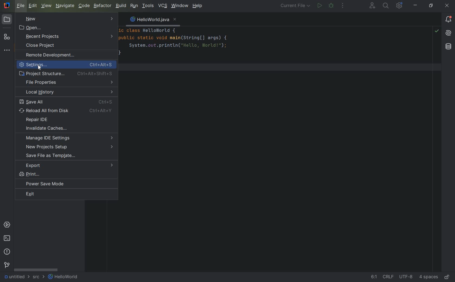 The height and width of the screenshot is (282, 455). What do you see at coordinates (64, 174) in the screenshot?
I see `print` at bounding box center [64, 174].